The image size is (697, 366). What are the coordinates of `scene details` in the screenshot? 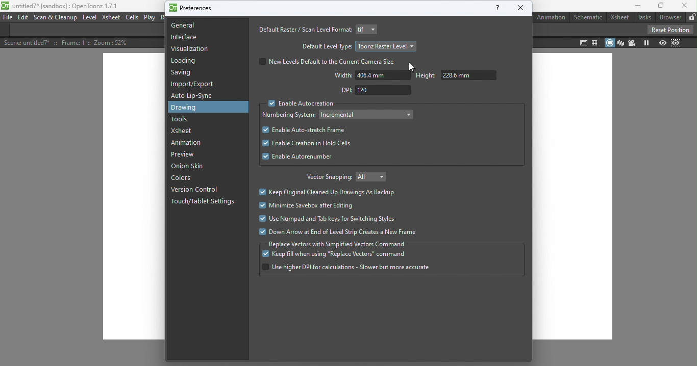 It's located at (72, 43).